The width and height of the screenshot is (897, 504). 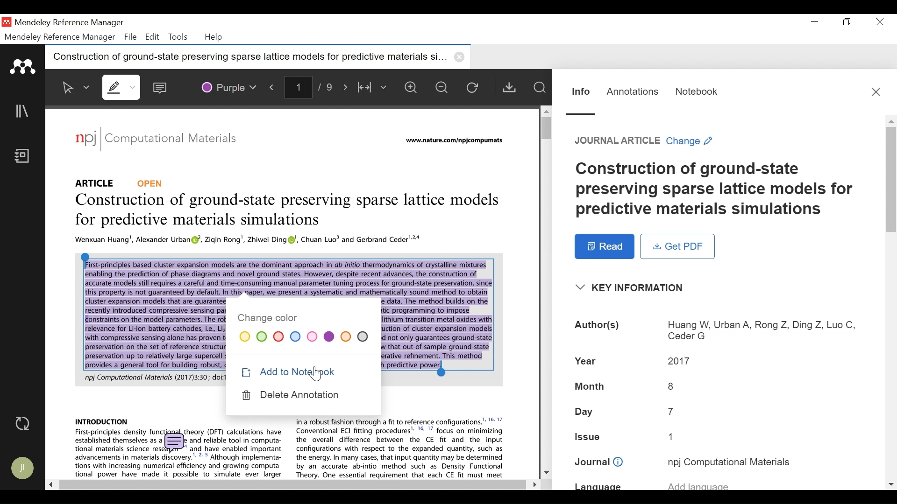 What do you see at coordinates (50, 484) in the screenshot?
I see `Scroll Left` at bounding box center [50, 484].